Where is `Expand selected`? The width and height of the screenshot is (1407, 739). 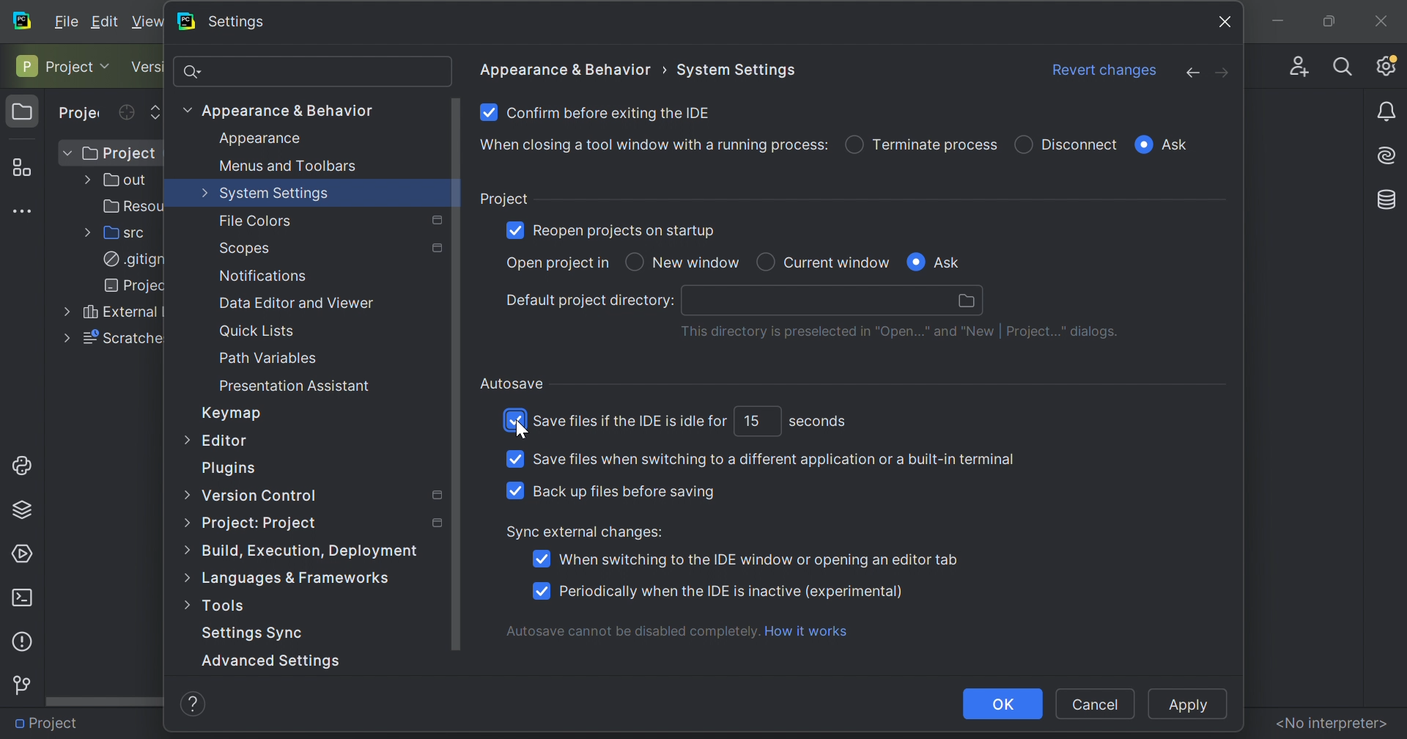
Expand selected is located at coordinates (156, 111).